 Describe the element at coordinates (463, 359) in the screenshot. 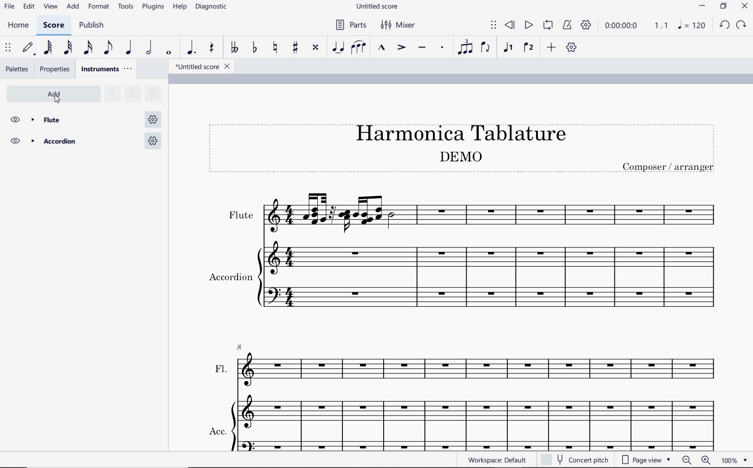

I see `FL` at that location.